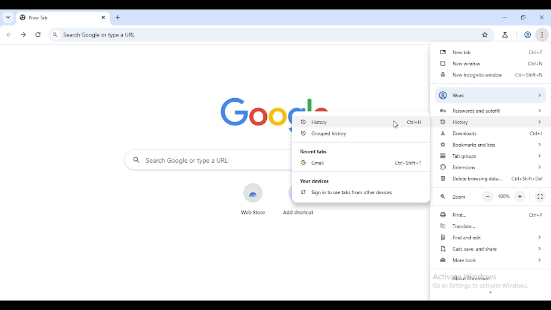 This screenshot has width=551, height=310. Describe the element at coordinates (490, 260) in the screenshot. I see `more tools` at that location.